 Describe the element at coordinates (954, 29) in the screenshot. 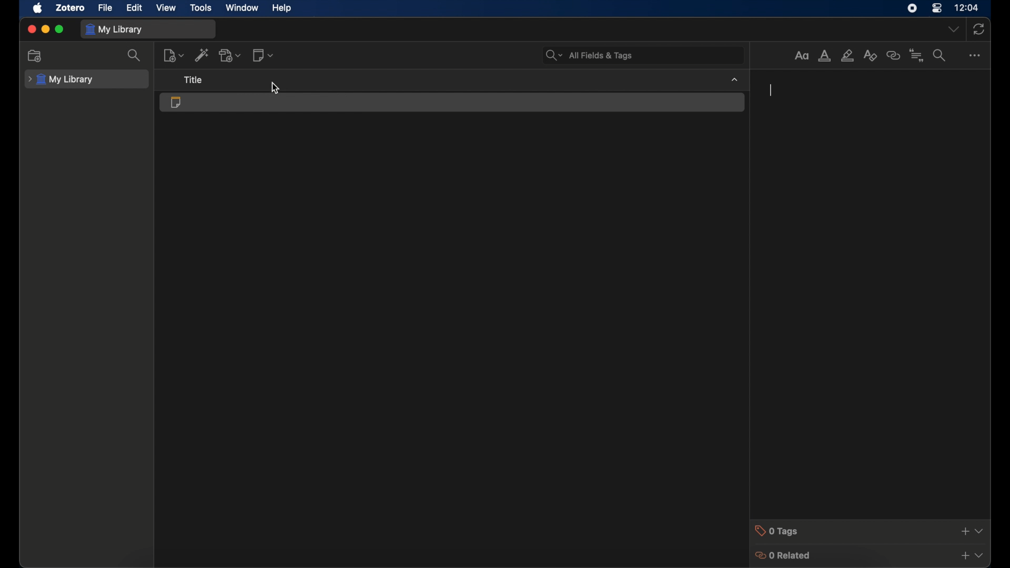

I see `dropdown` at that location.